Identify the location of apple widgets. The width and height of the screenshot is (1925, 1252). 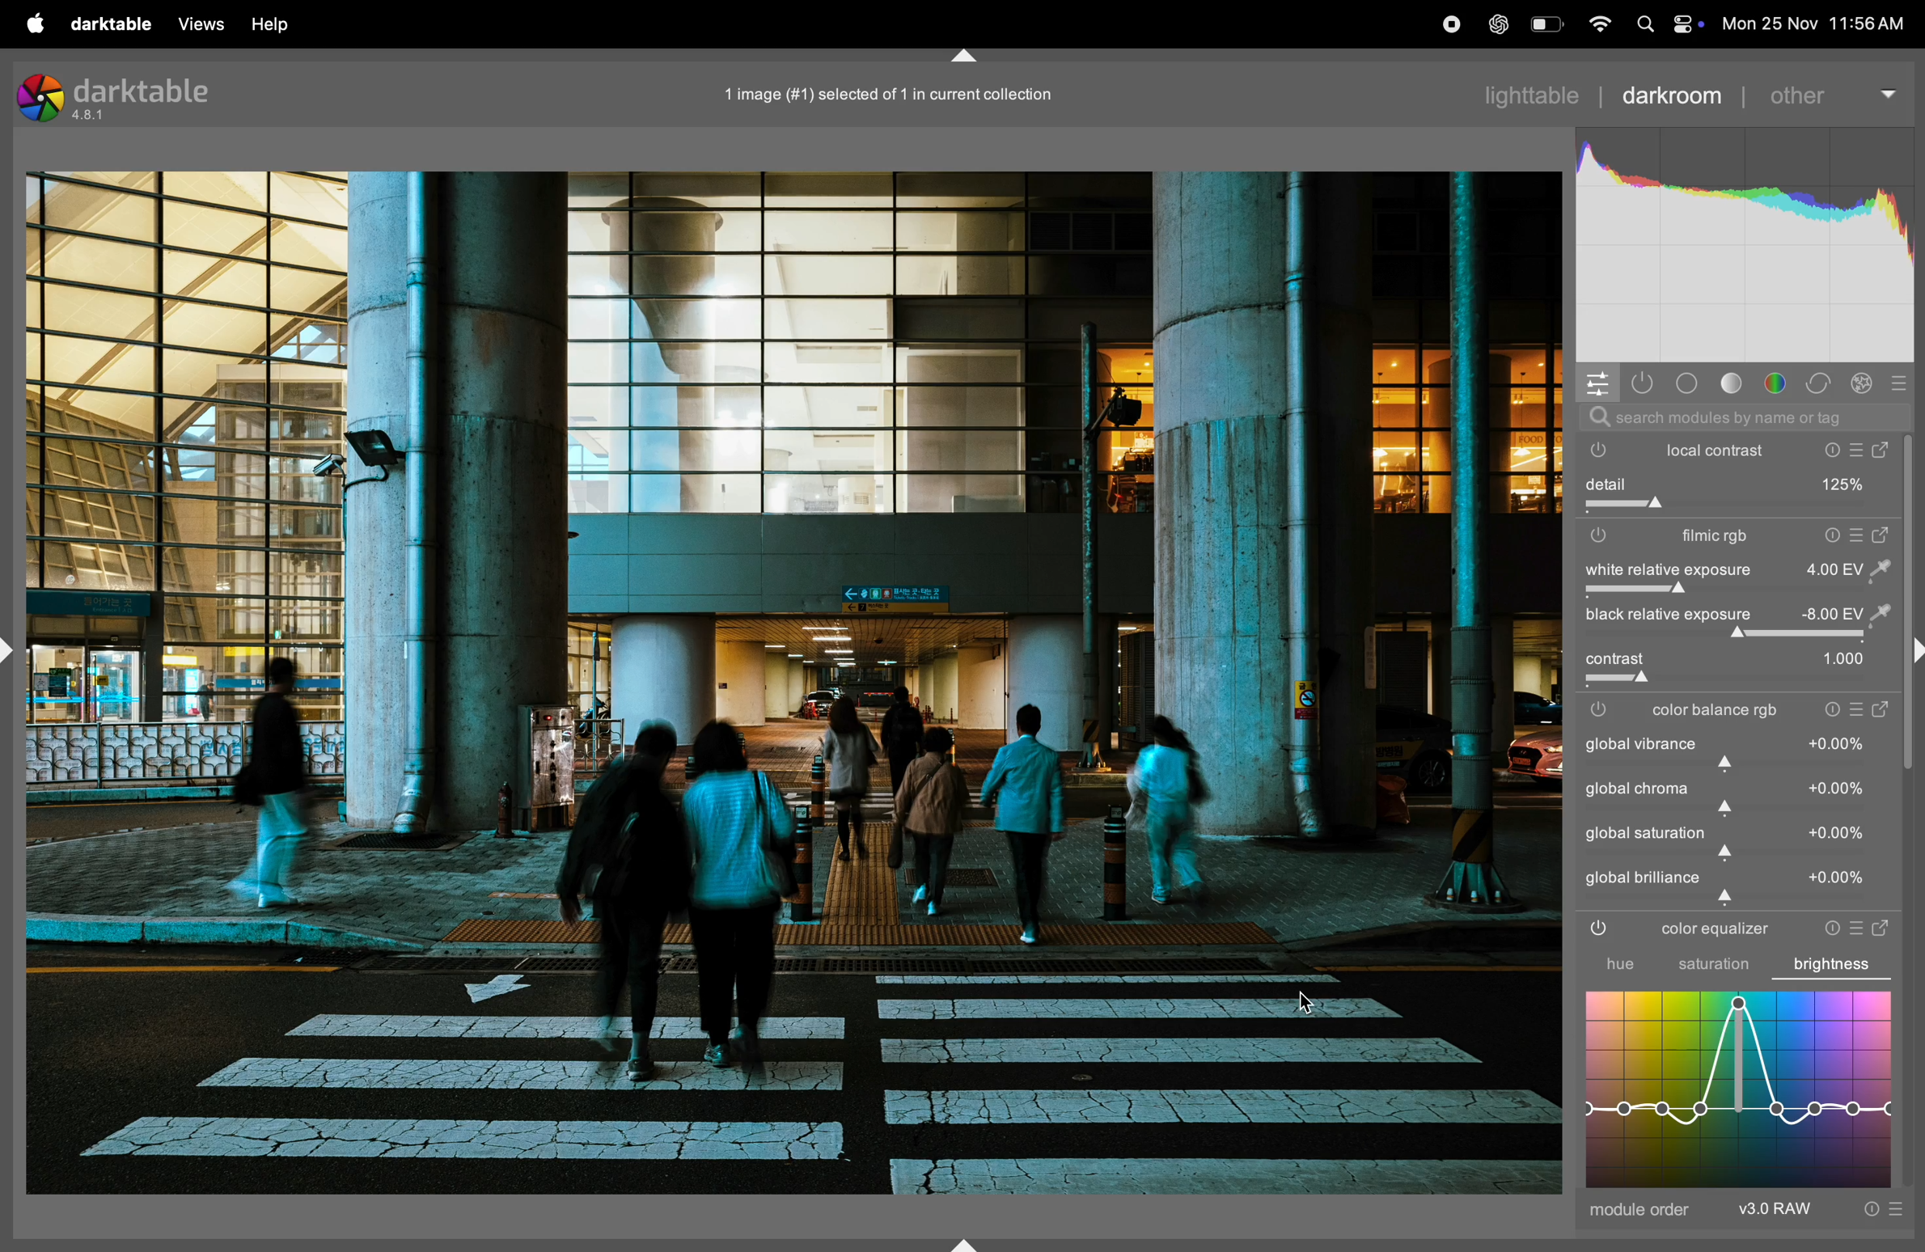
(1665, 23).